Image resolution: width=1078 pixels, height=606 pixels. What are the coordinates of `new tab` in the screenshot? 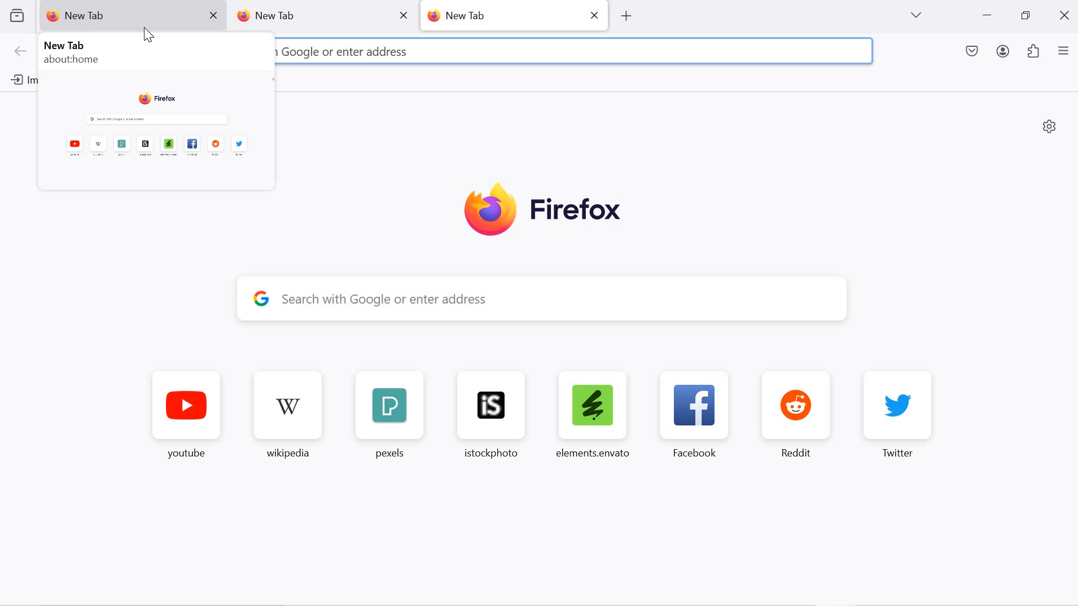 It's located at (118, 16).